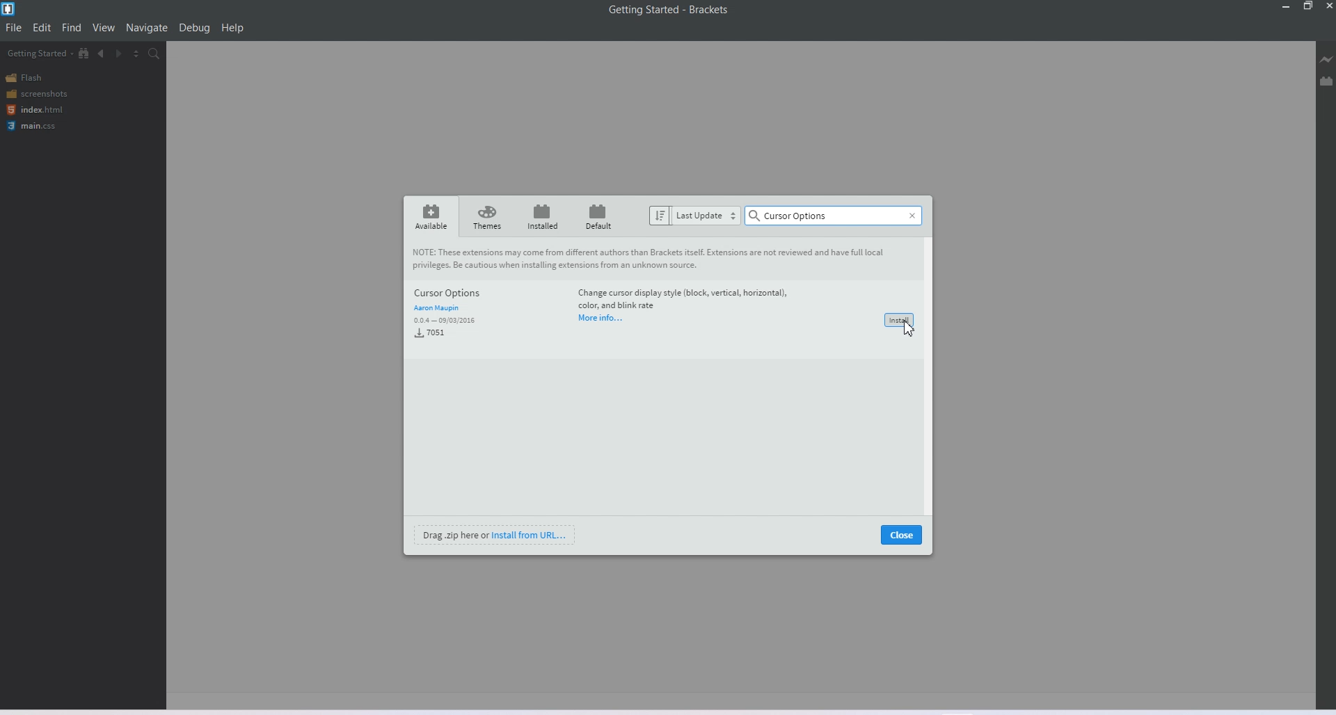 This screenshot has width=1336, height=715. I want to click on cursor options, so click(486, 294).